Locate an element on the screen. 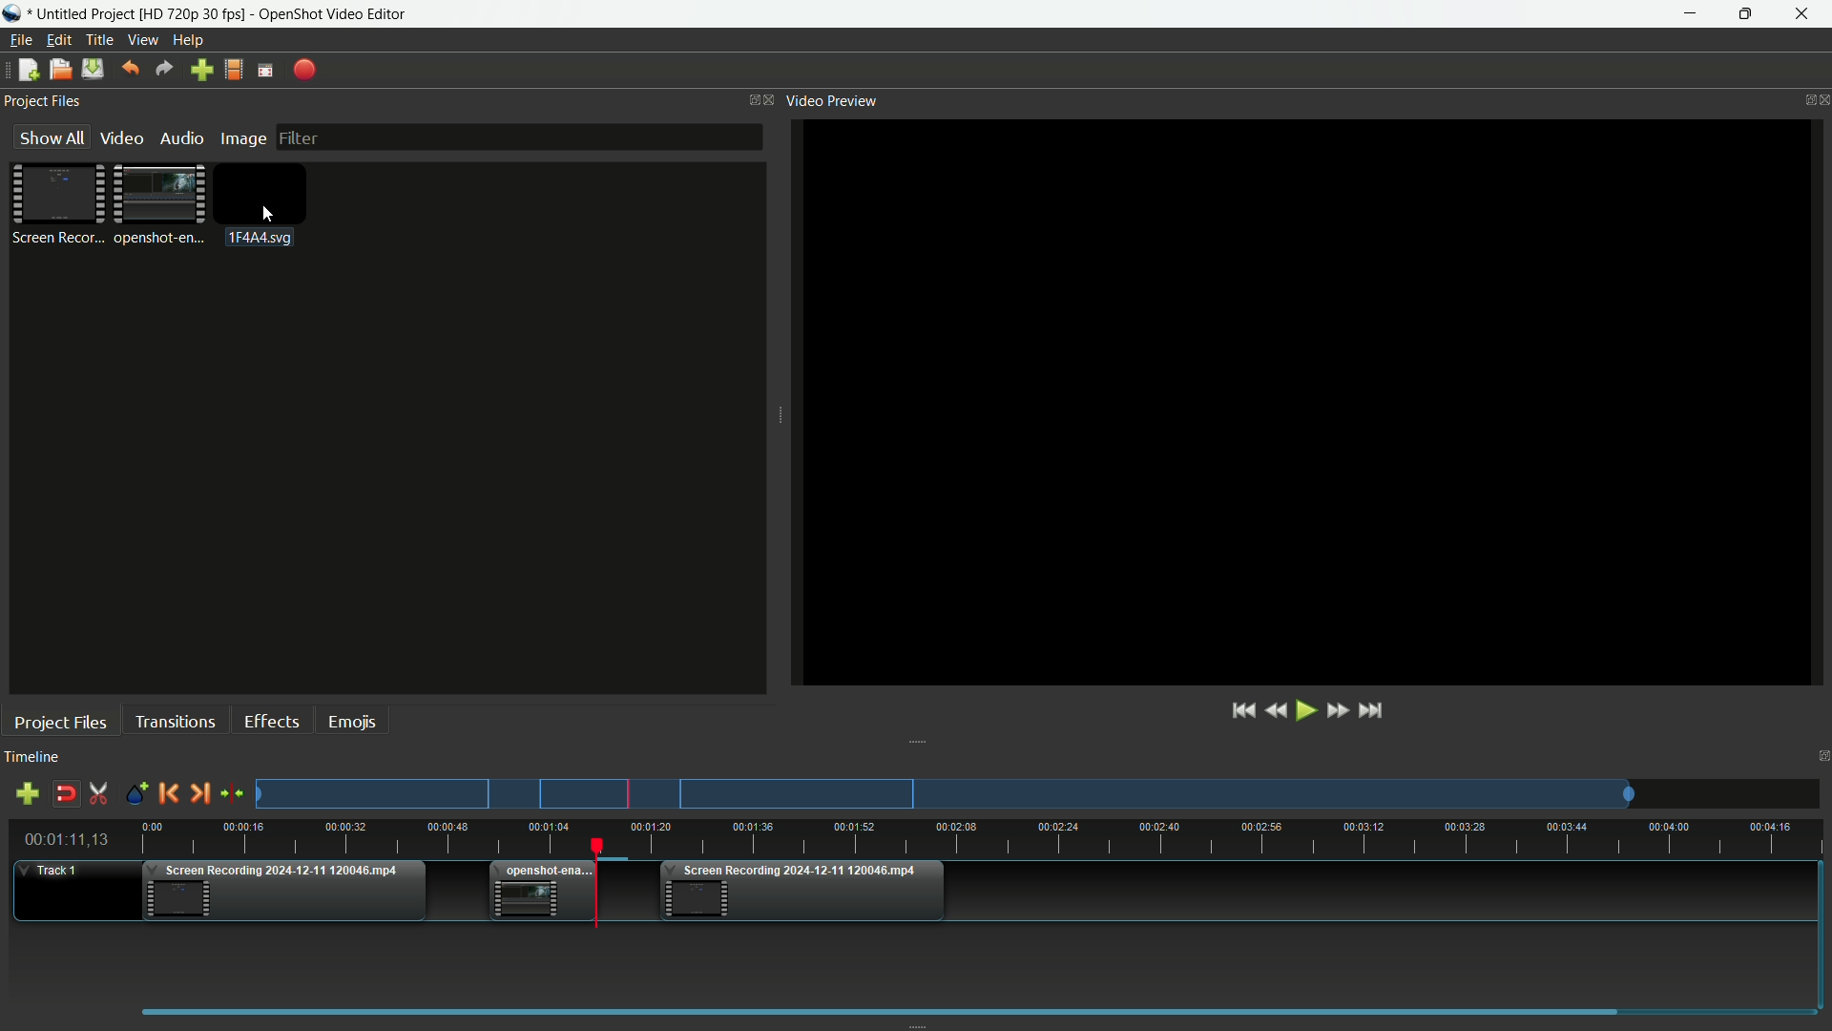  Show all is located at coordinates (45, 137).